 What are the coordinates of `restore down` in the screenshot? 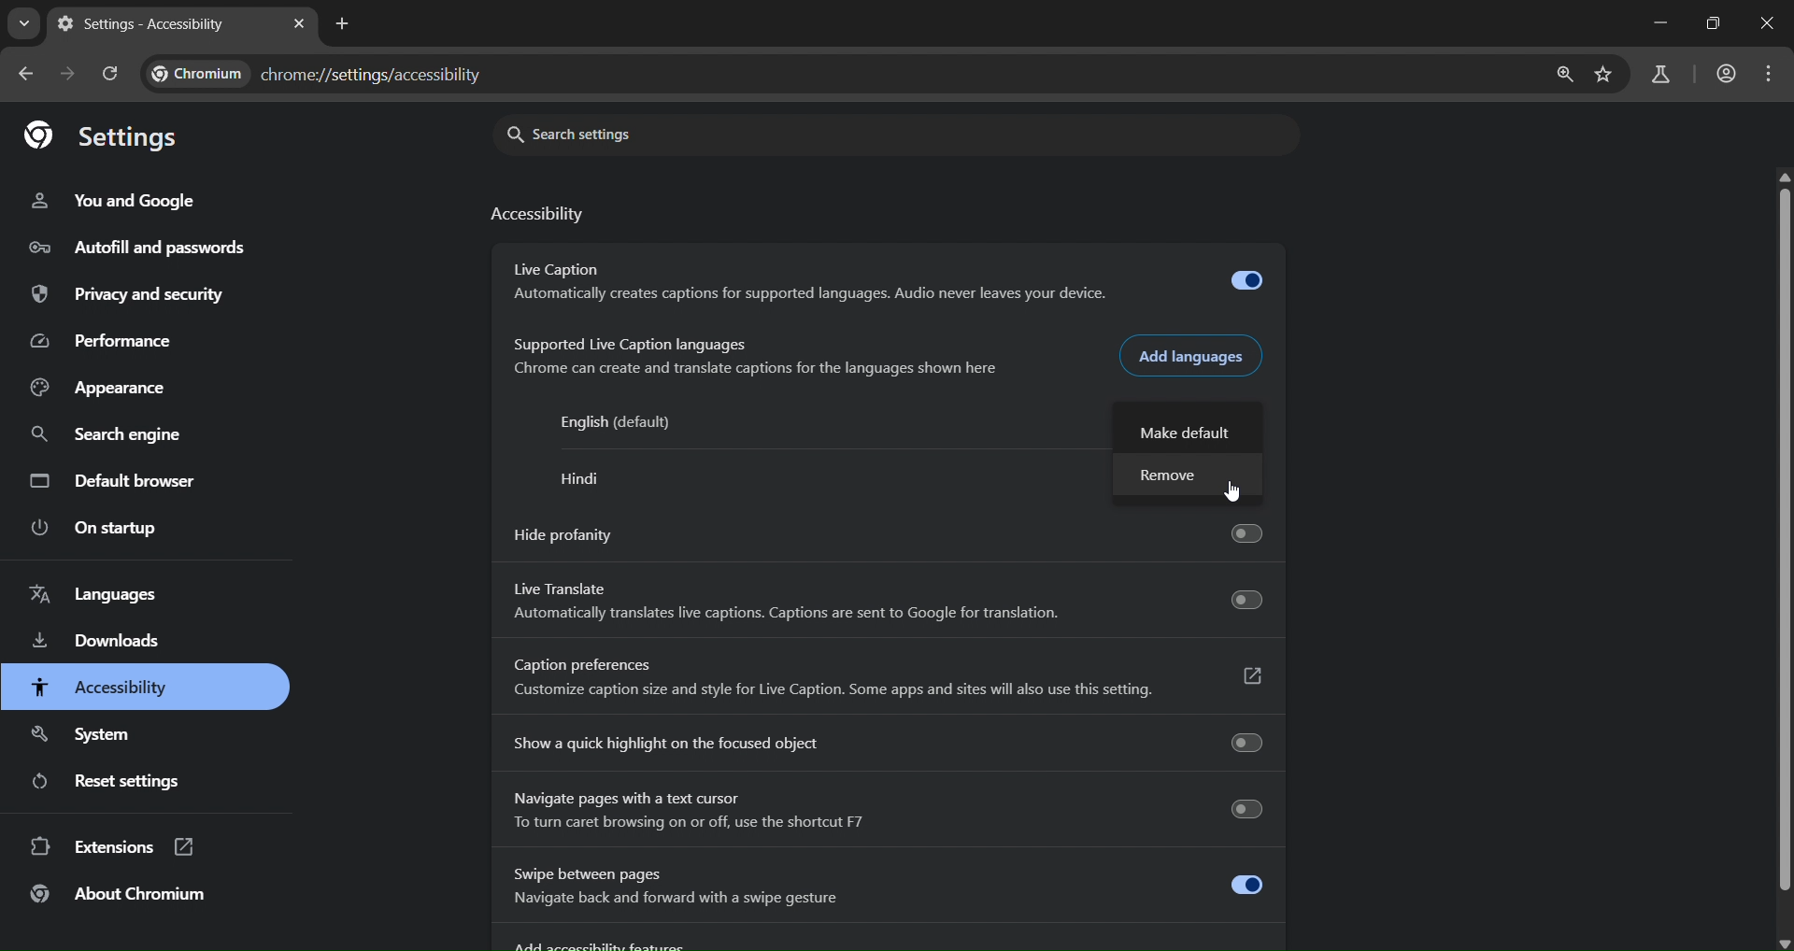 It's located at (1719, 21).